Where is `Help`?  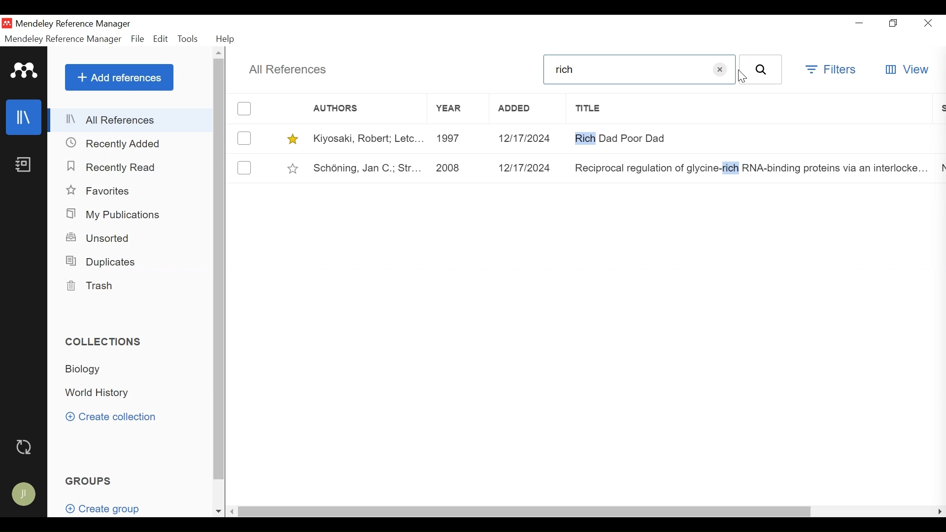 Help is located at coordinates (227, 40).